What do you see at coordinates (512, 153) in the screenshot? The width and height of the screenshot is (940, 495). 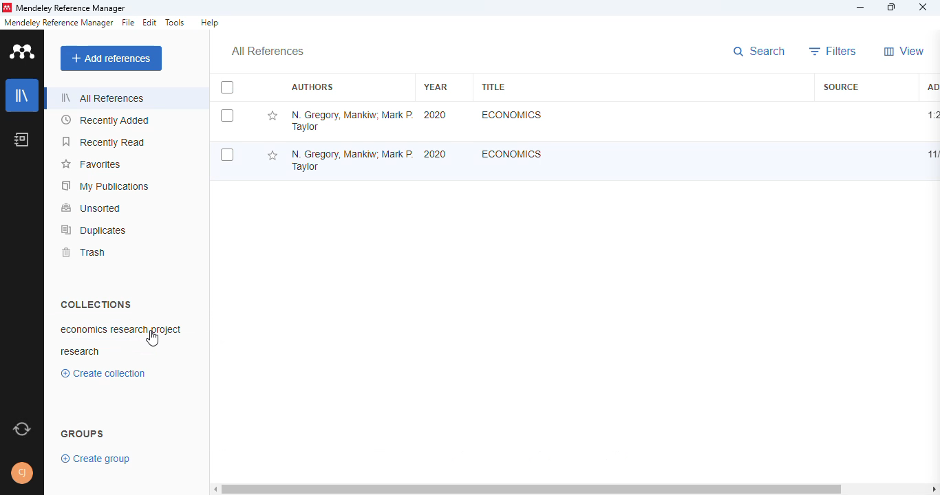 I see `Economics` at bounding box center [512, 153].